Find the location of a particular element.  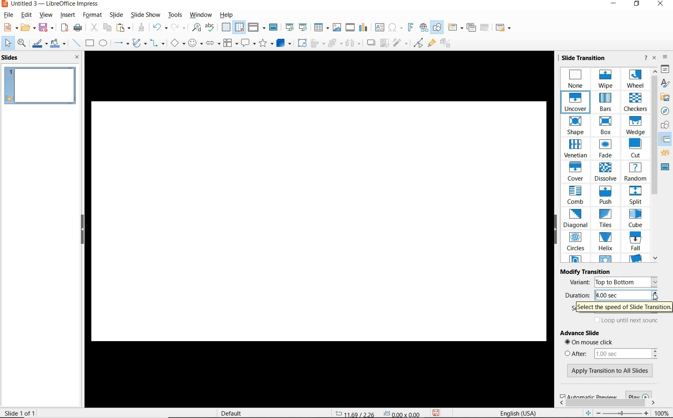

NAVIGATOR is located at coordinates (665, 111).